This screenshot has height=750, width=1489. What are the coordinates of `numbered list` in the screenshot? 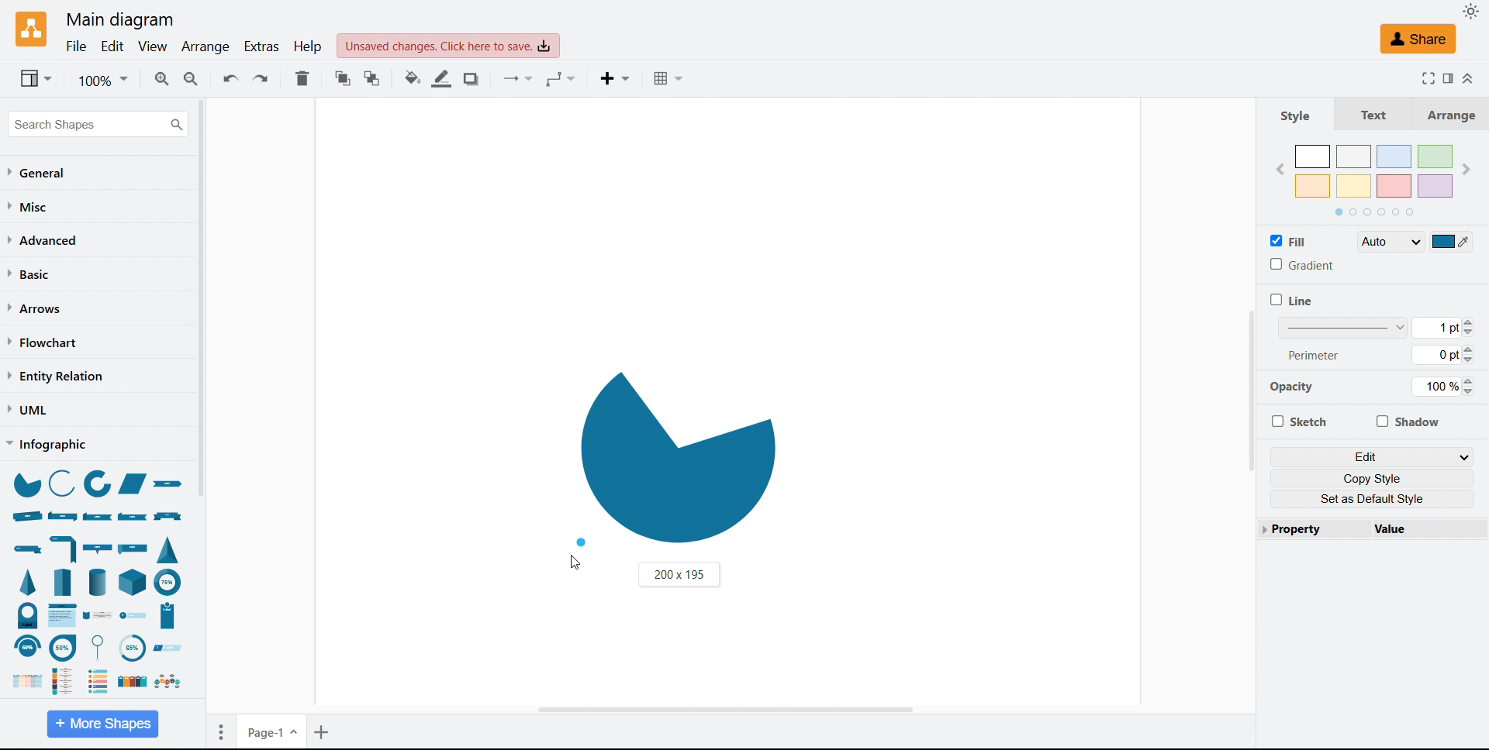 It's located at (98, 680).